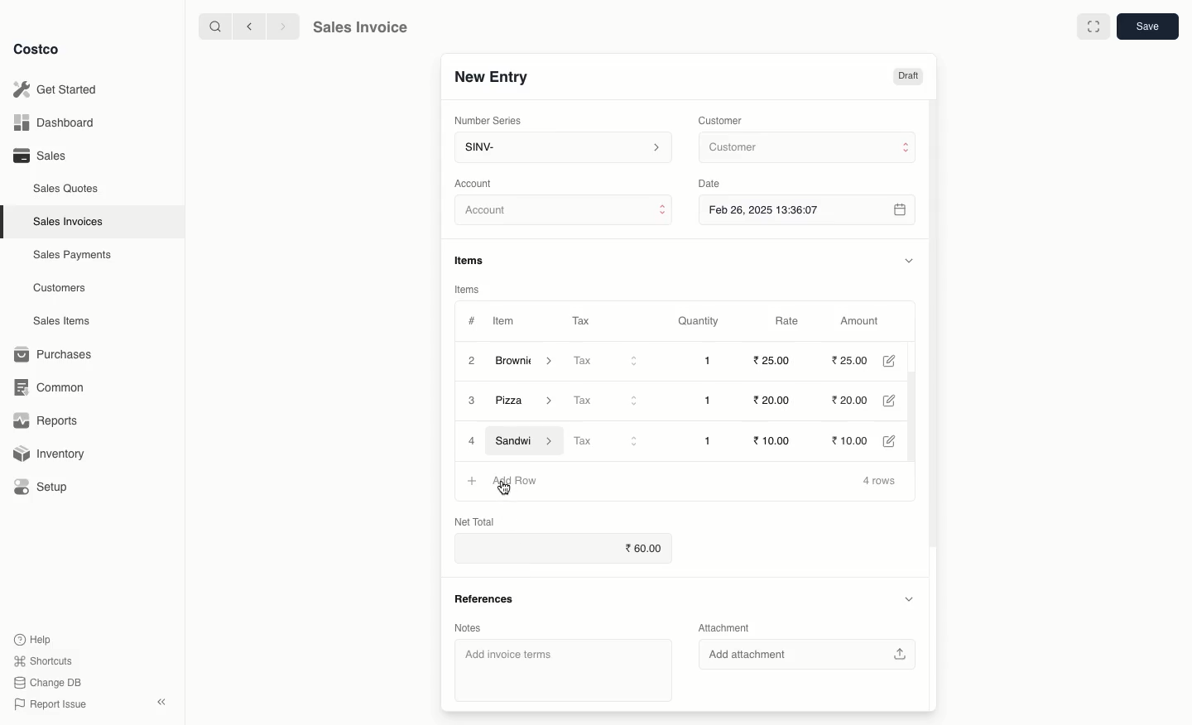 This screenshot has width=1192, height=725. I want to click on cursor, so click(505, 491).